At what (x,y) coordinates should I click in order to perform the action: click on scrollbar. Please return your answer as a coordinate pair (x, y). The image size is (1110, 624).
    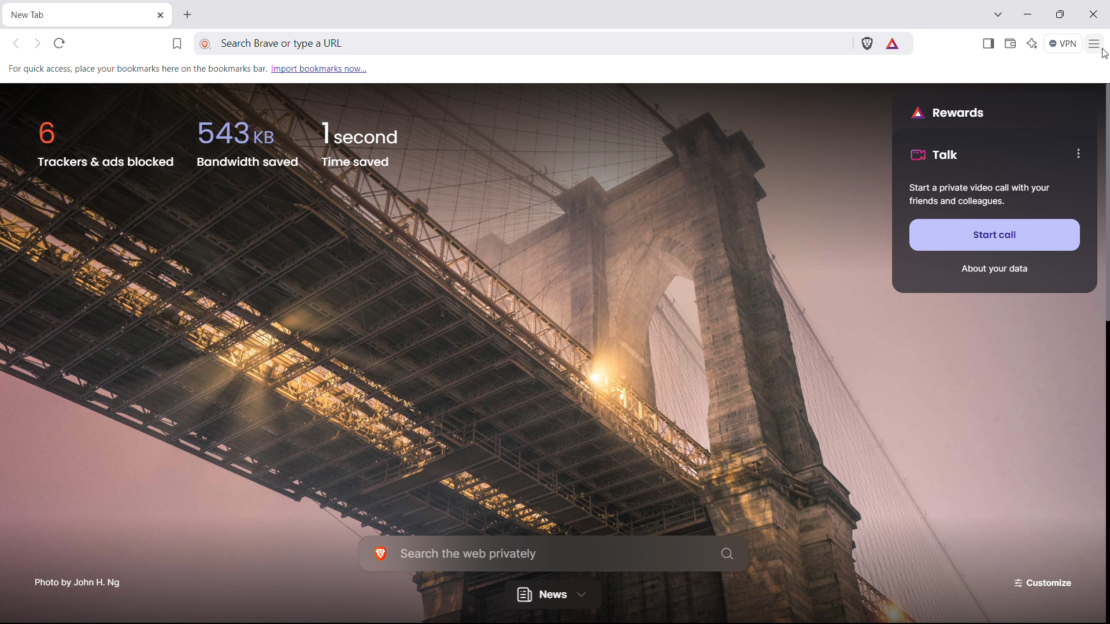
    Looking at the image, I should click on (1108, 202).